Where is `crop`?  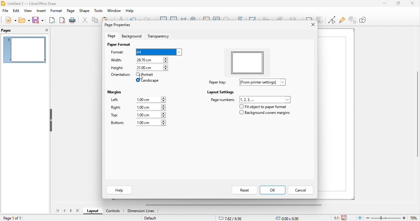
crop is located at coordinates (320, 19).